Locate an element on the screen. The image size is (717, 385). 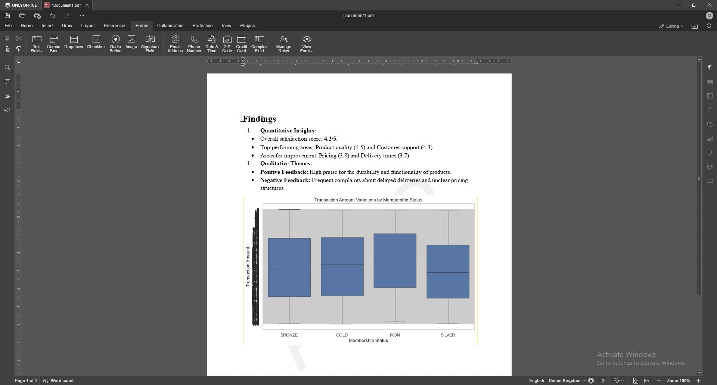
combo box is located at coordinates (55, 44).